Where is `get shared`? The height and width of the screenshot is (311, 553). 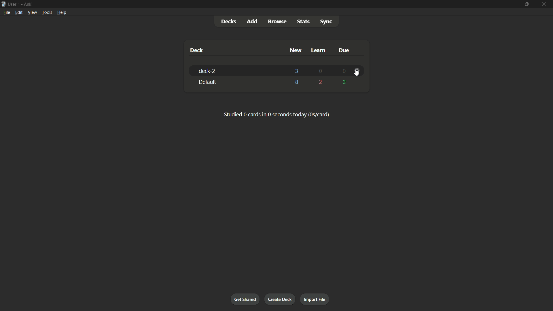
get shared is located at coordinates (246, 299).